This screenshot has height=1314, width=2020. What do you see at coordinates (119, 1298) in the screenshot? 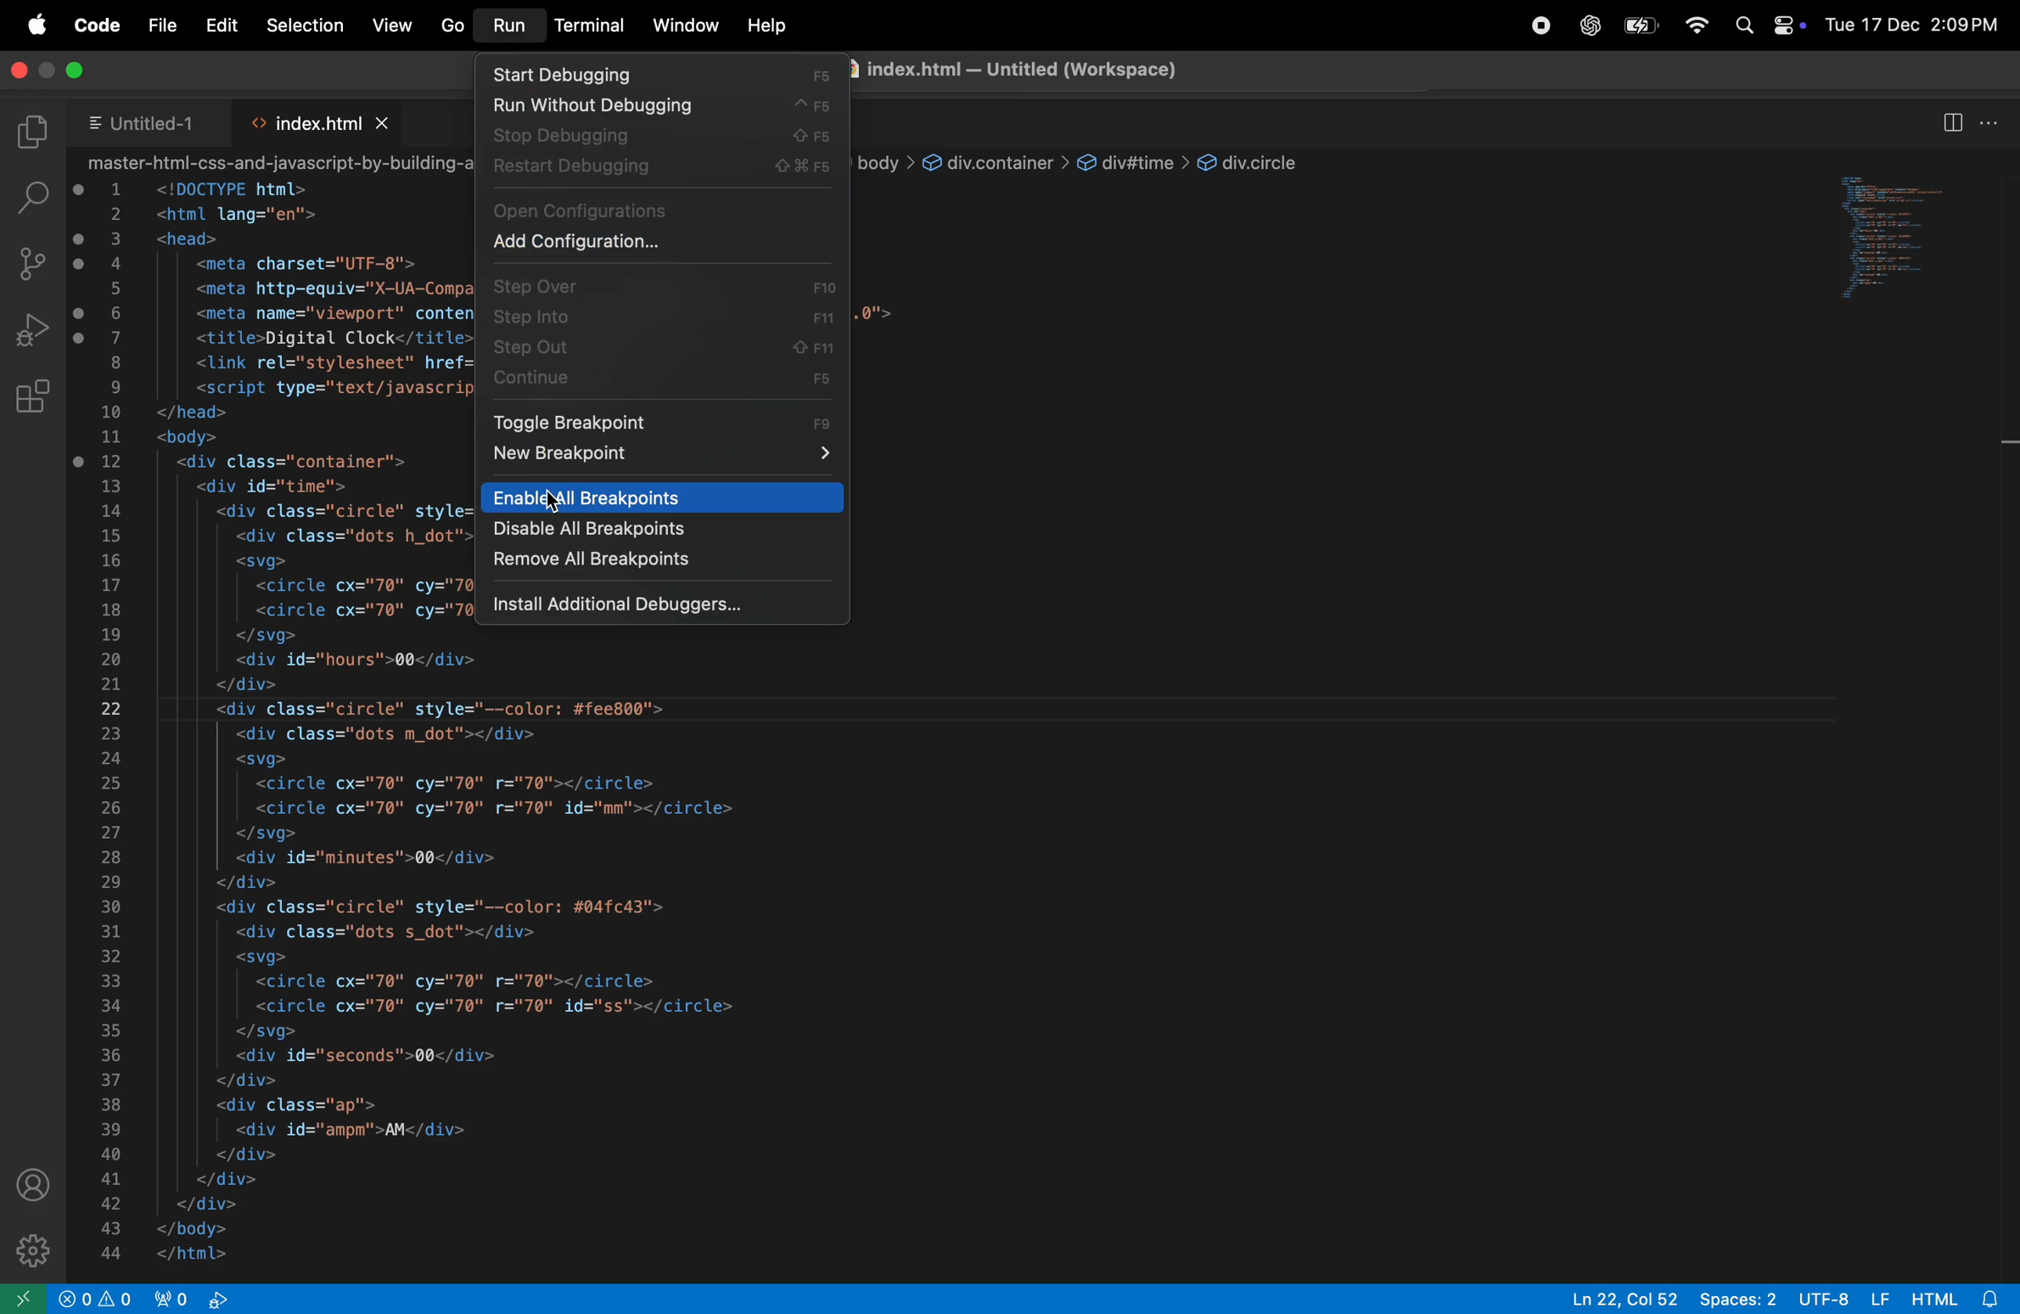
I see `alert` at bounding box center [119, 1298].